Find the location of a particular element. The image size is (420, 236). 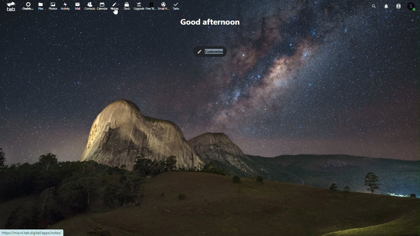

Files is located at coordinates (41, 5).